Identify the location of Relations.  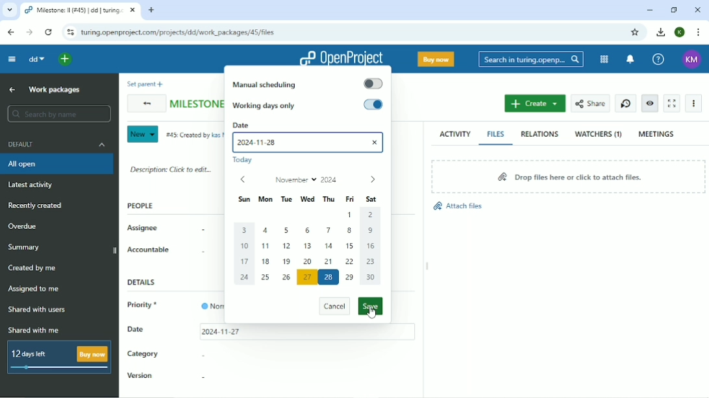
(540, 134).